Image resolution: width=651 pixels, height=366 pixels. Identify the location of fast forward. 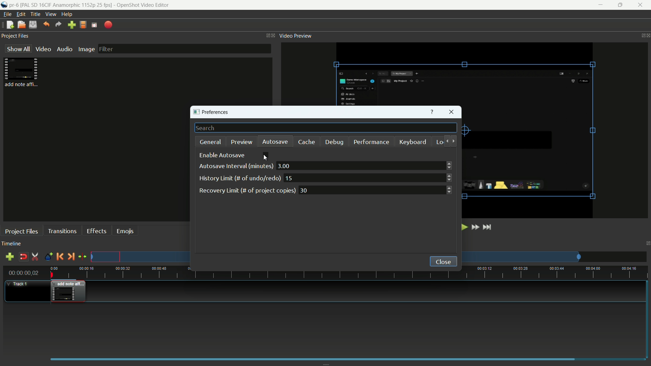
(475, 227).